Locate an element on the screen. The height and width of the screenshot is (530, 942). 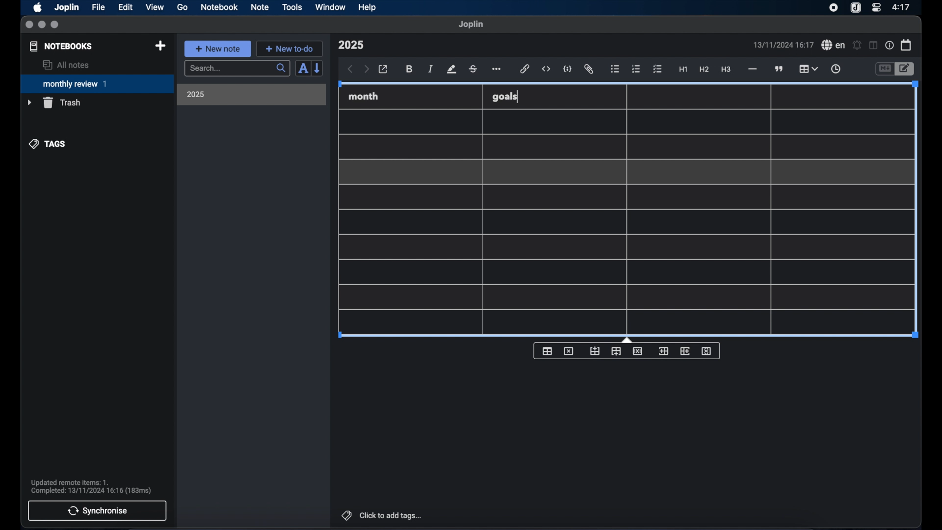
heading 2 is located at coordinates (705, 70).